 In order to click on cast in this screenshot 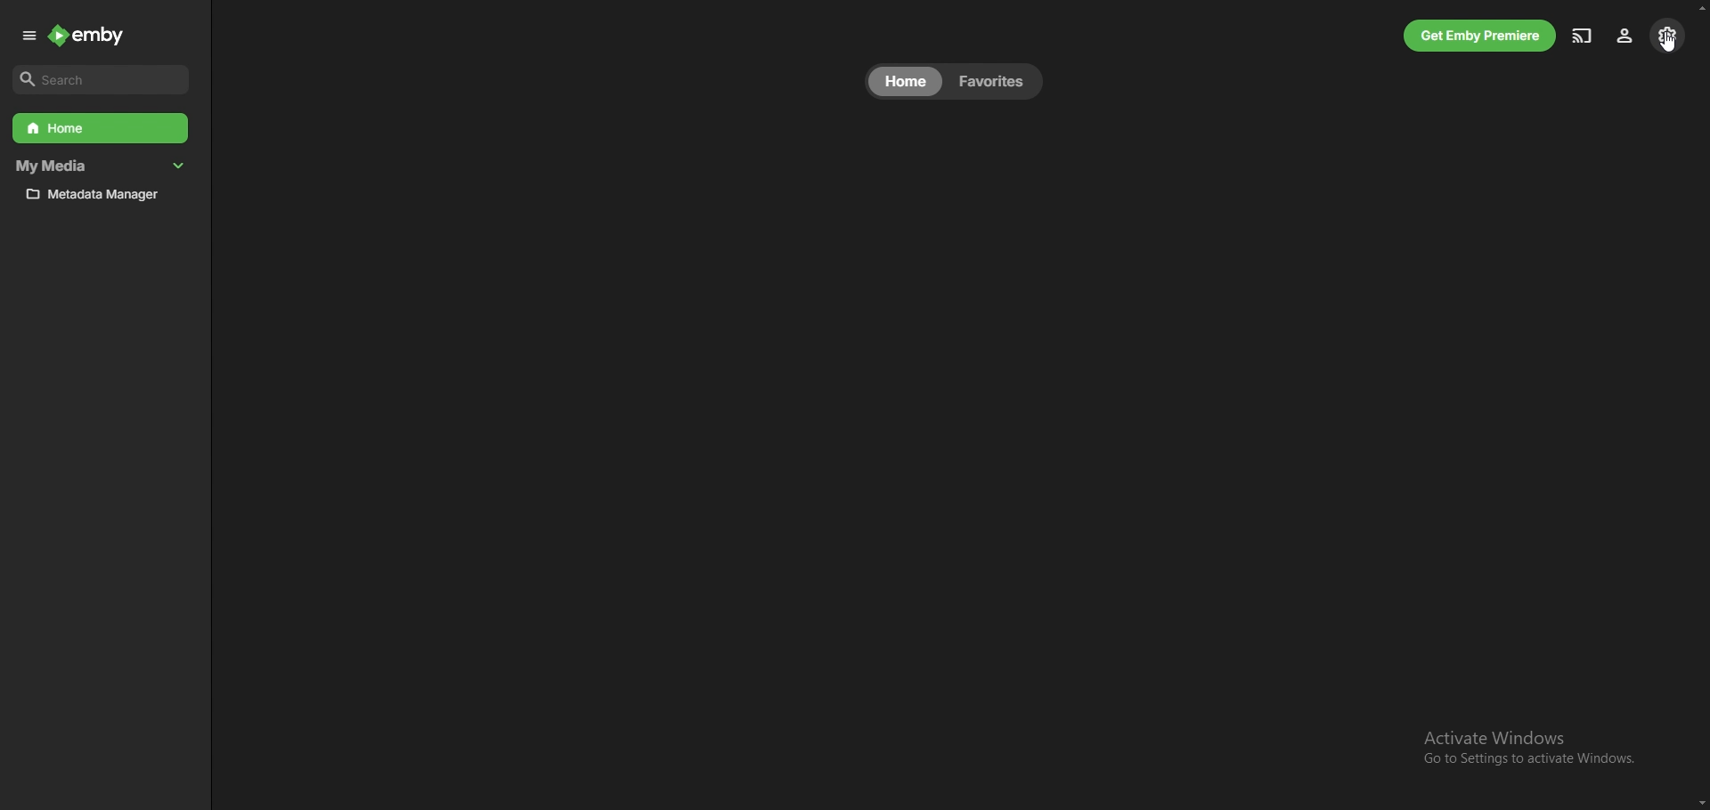, I will do `click(1581, 34)`.